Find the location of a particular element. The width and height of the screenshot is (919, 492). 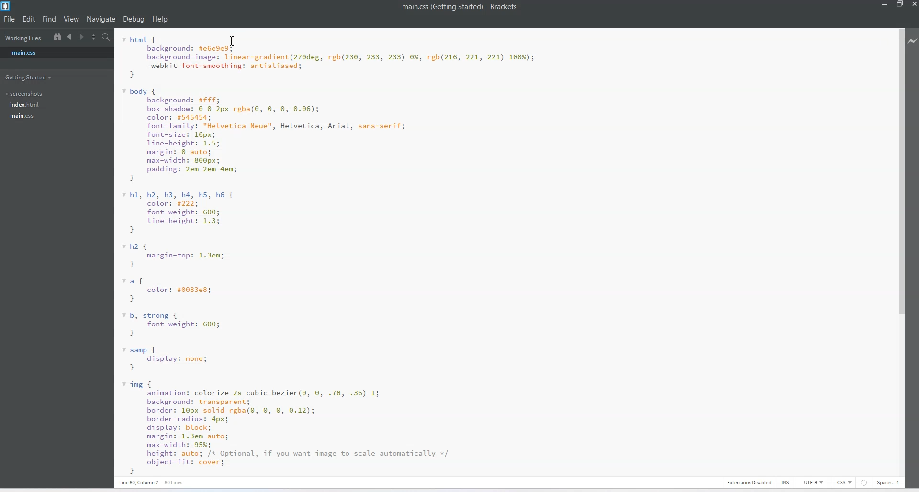

Find In files is located at coordinates (107, 37).